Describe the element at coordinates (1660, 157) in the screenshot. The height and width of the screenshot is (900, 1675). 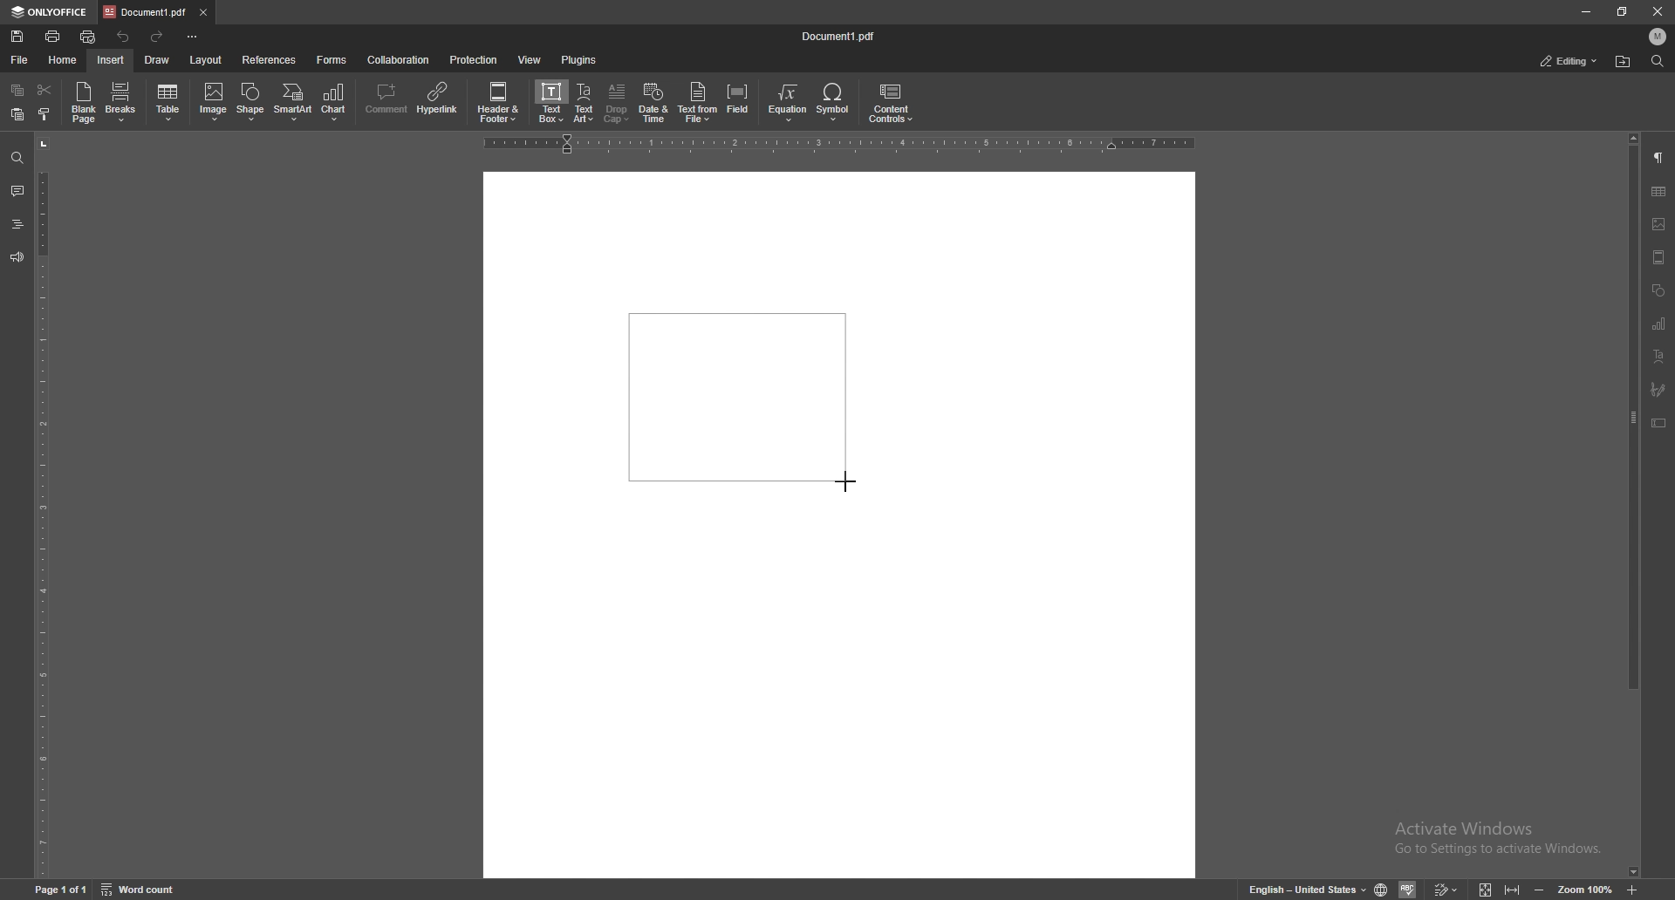
I see `paragraph` at that location.